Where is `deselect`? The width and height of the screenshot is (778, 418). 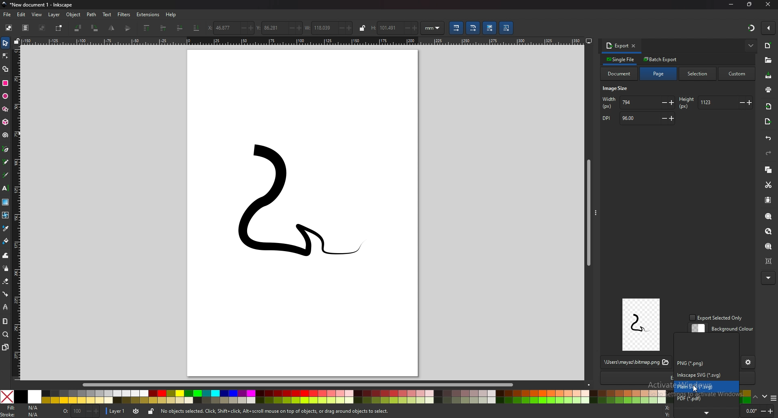 deselect is located at coordinates (43, 28).